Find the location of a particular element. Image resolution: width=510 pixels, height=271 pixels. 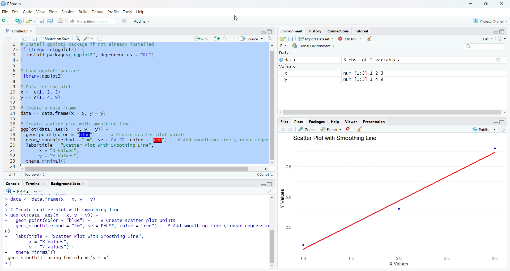

workspace pane is located at coordinates (127, 21).